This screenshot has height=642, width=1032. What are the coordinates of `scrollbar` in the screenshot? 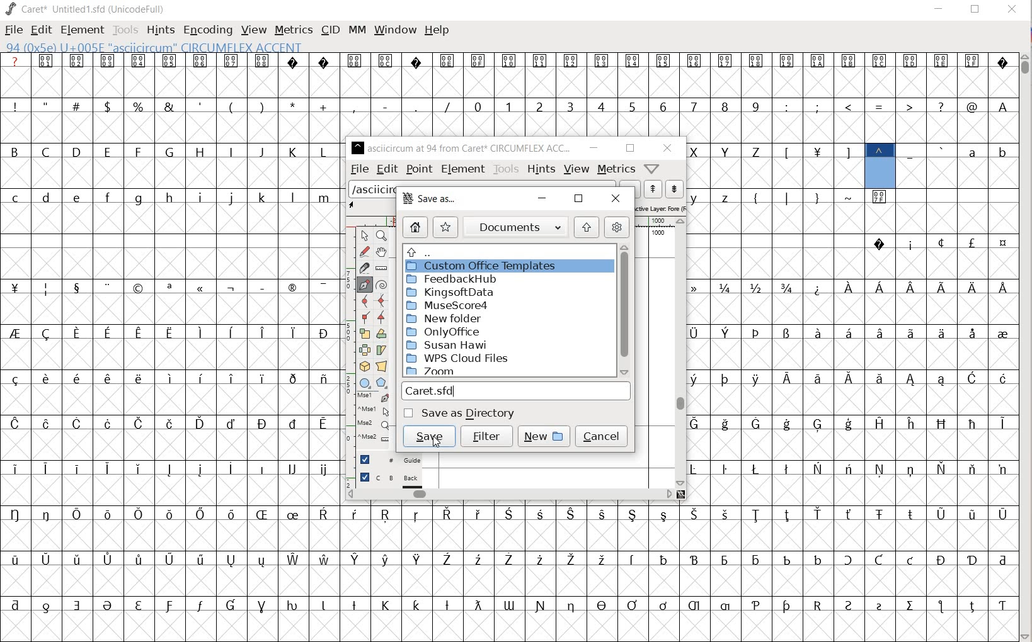 It's located at (681, 352).